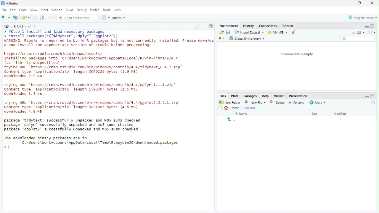 Image resolution: width=379 pixels, height=213 pixels. I want to click on RStudio, so click(10, 3).